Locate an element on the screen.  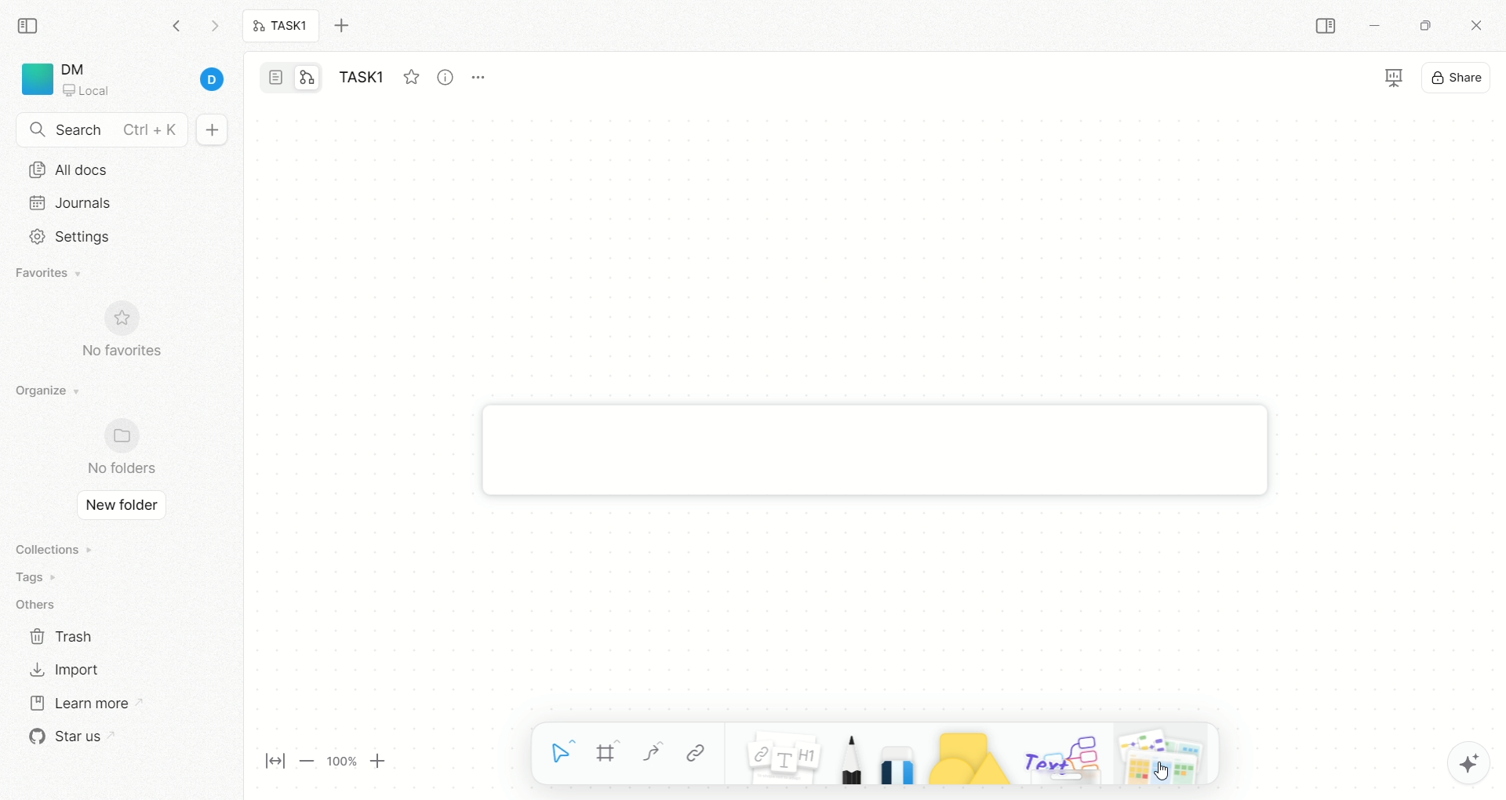
minimize is located at coordinates (1373, 28).